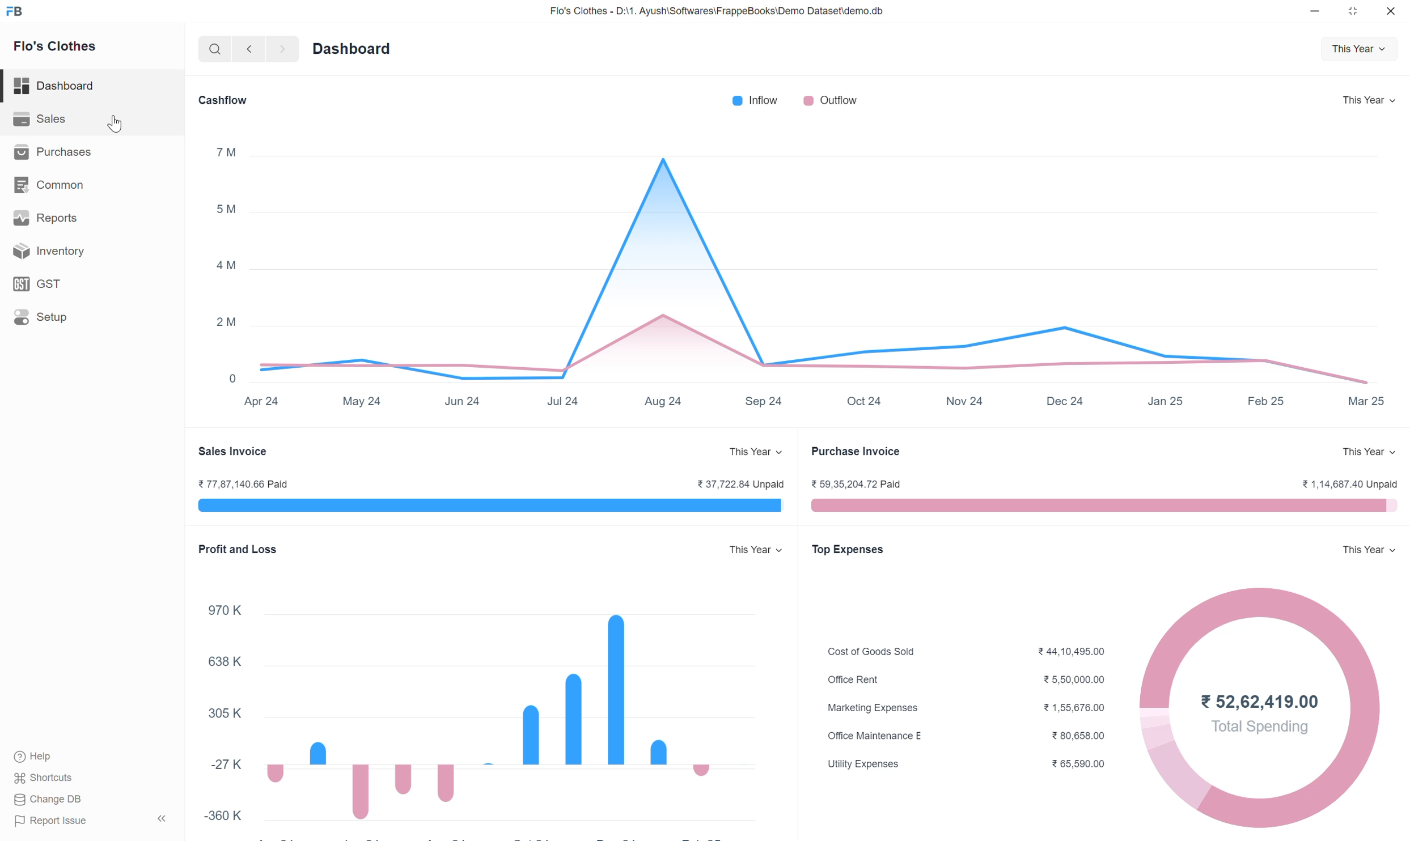 The width and height of the screenshot is (1410, 841). Describe the element at coordinates (39, 779) in the screenshot. I see `Shortcuts` at that location.